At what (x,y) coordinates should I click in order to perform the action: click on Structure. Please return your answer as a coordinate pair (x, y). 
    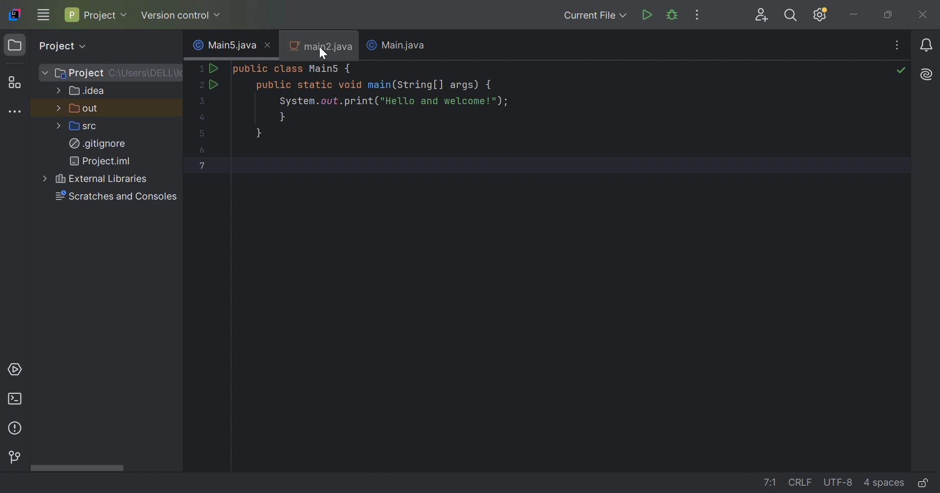
    Looking at the image, I should click on (14, 82).